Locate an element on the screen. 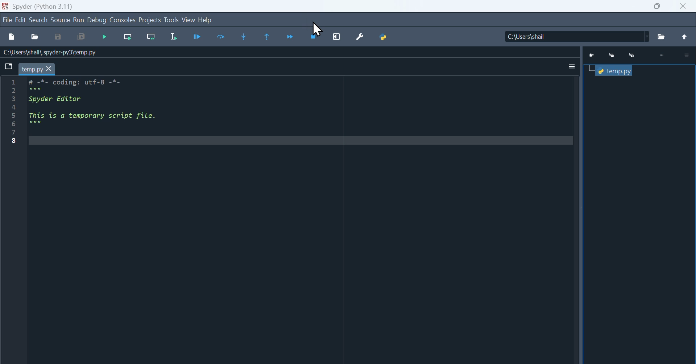  Execute current line is located at coordinates (221, 37).